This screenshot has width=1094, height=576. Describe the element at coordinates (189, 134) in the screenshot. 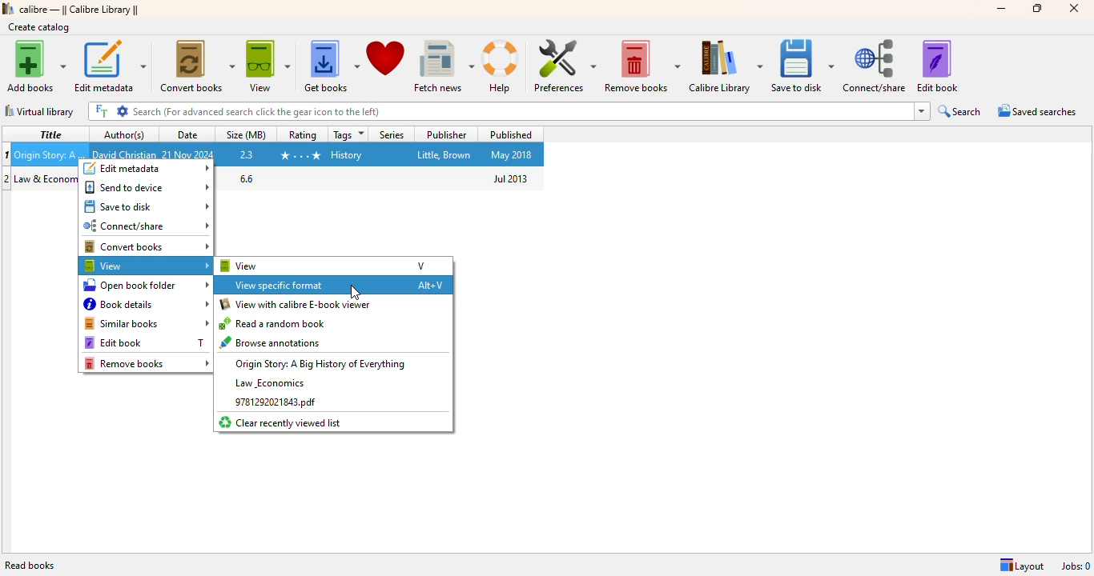

I see `date` at that location.